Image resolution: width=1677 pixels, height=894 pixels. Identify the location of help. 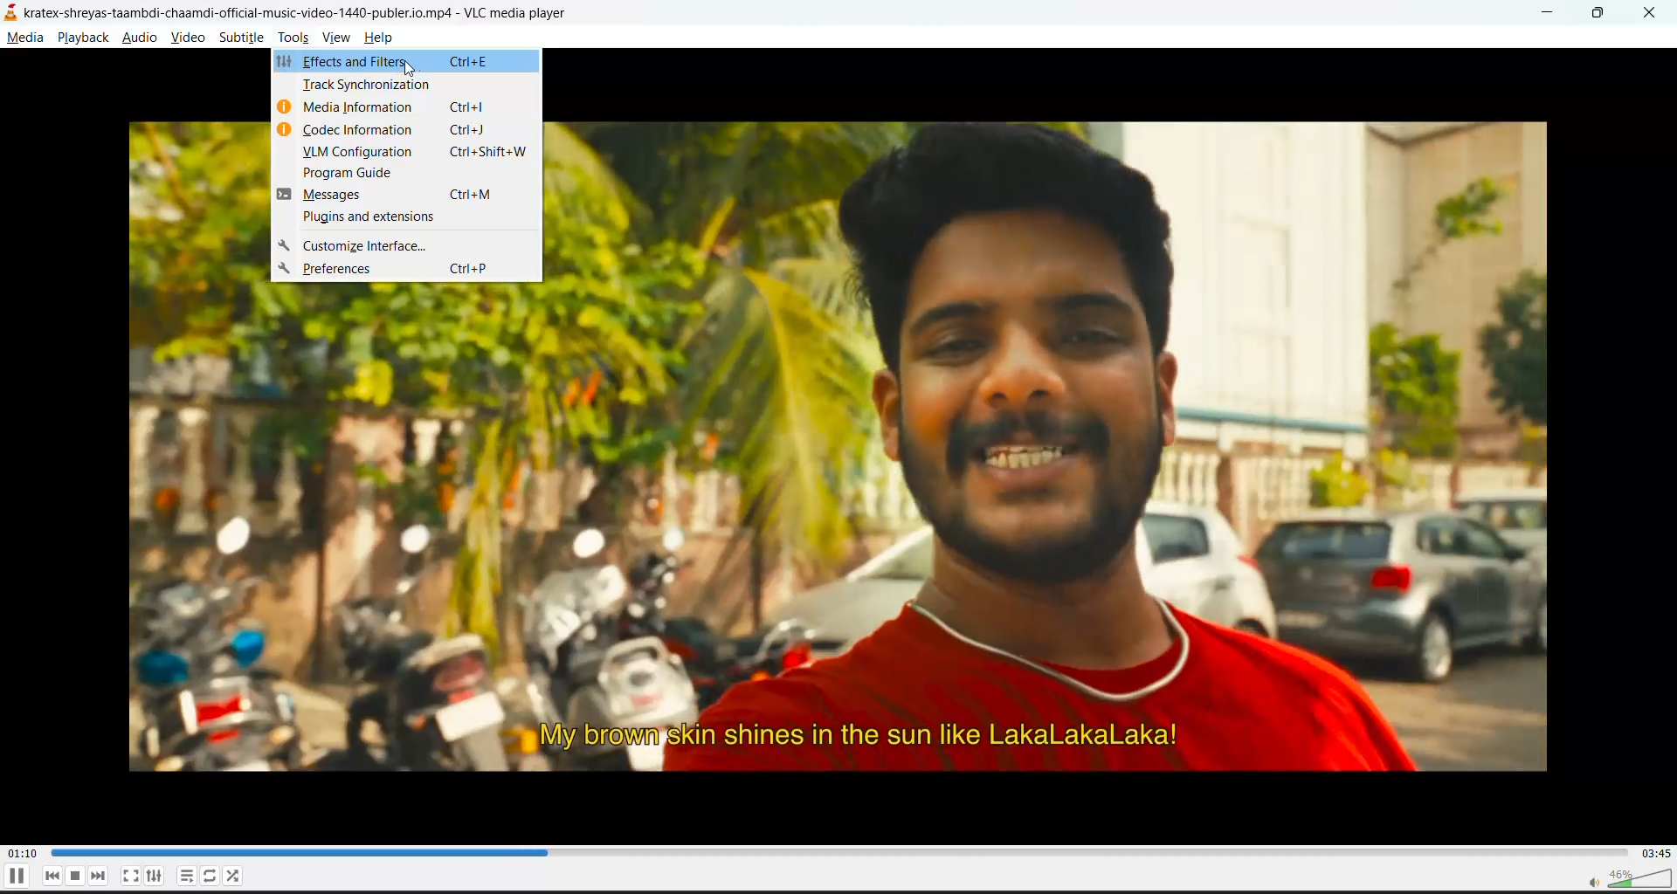
(383, 38).